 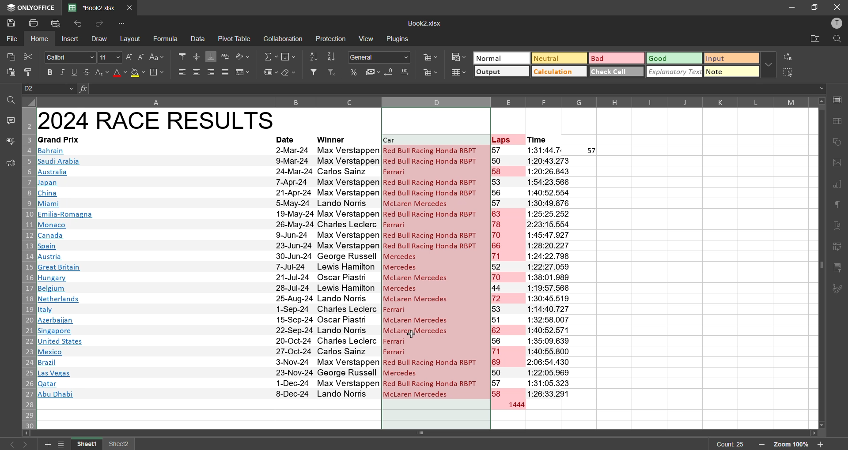 I want to click on home, so click(x=42, y=39).